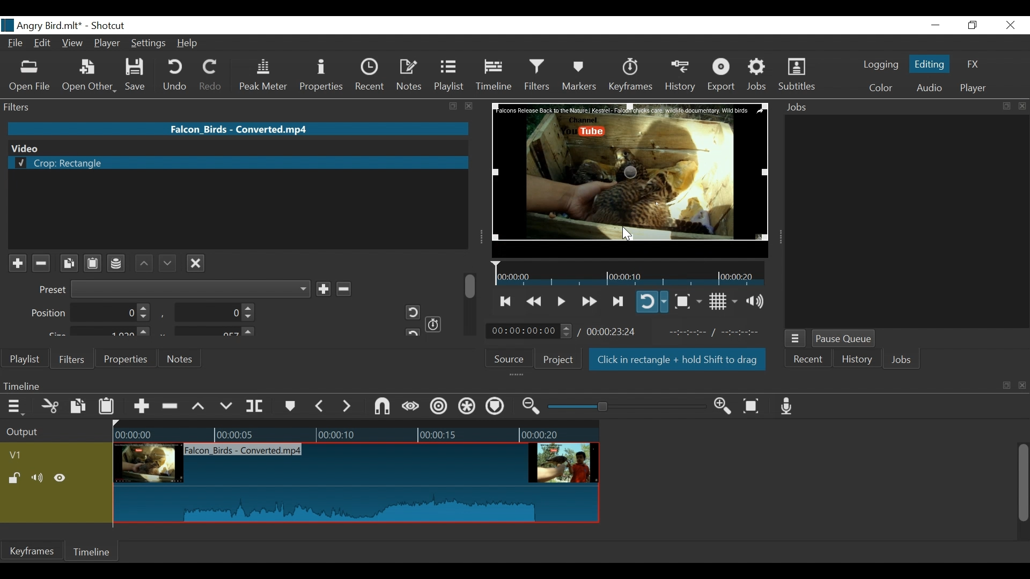 This screenshot has width=1030, height=579. Describe the element at coordinates (579, 75) in the screenshot. I see `Markers` at that location.